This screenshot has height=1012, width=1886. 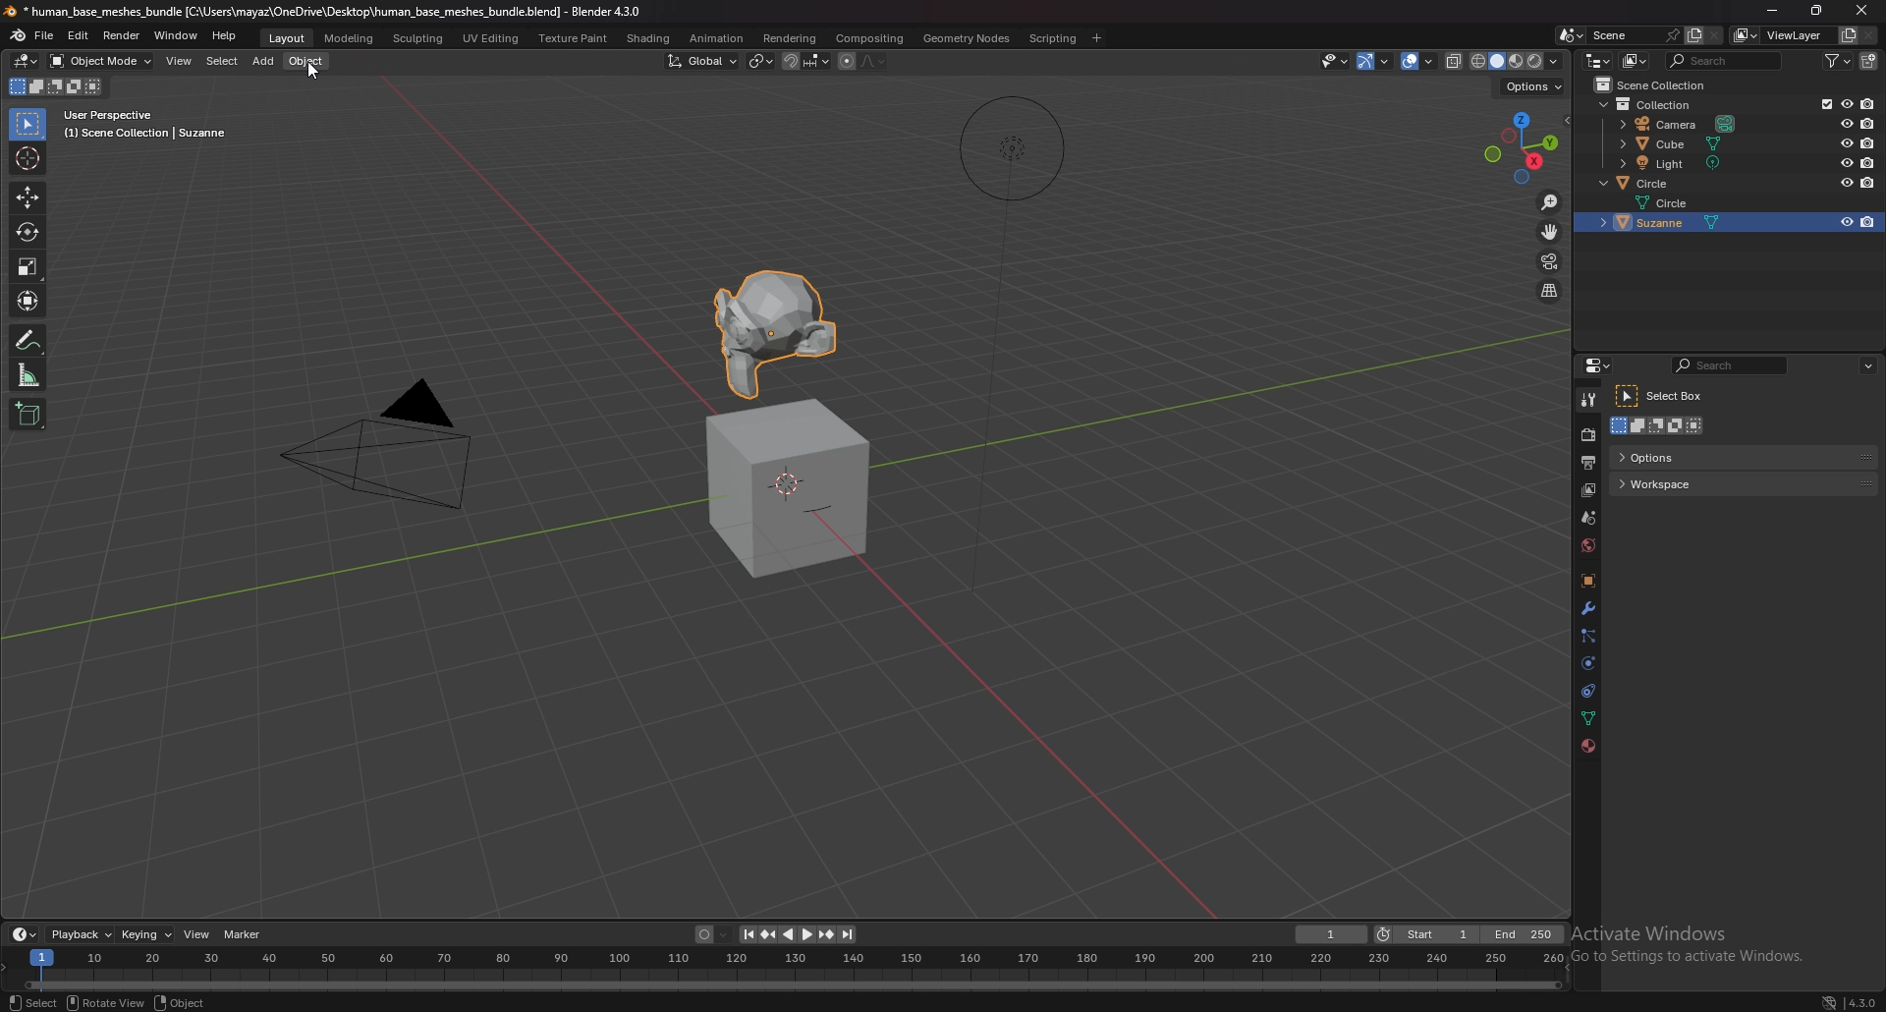 What do you see at coordinates (1866, 141) in the screenshot?
I see `disable in renders` at bounding box center [1866, 141].